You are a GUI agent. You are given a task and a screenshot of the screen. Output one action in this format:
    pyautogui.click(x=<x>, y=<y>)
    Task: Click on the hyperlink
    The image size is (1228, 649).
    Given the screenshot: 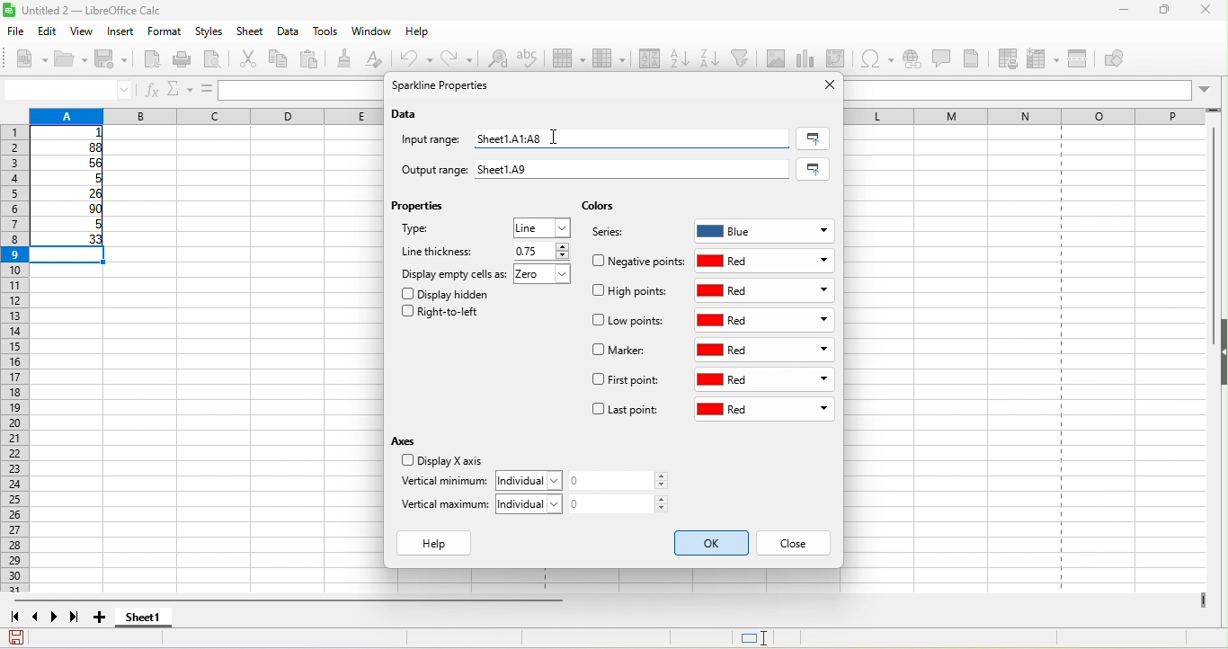 What is the action you would take?
    pyautogui.click(x=915, y=61)
    